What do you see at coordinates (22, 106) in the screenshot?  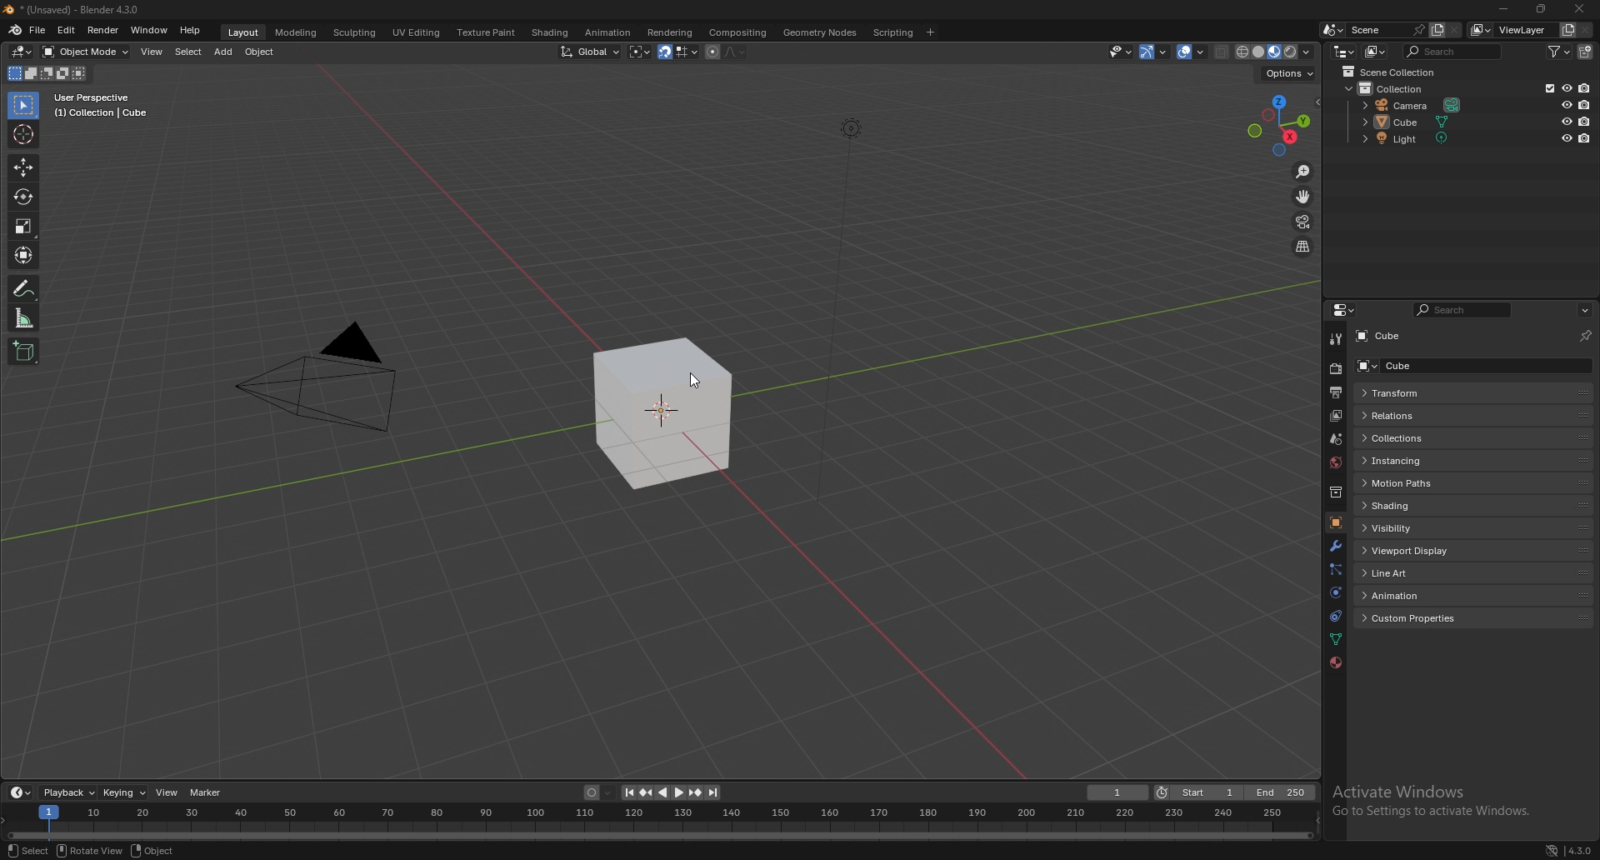 I see `selector` at bounding box center [22, 106].